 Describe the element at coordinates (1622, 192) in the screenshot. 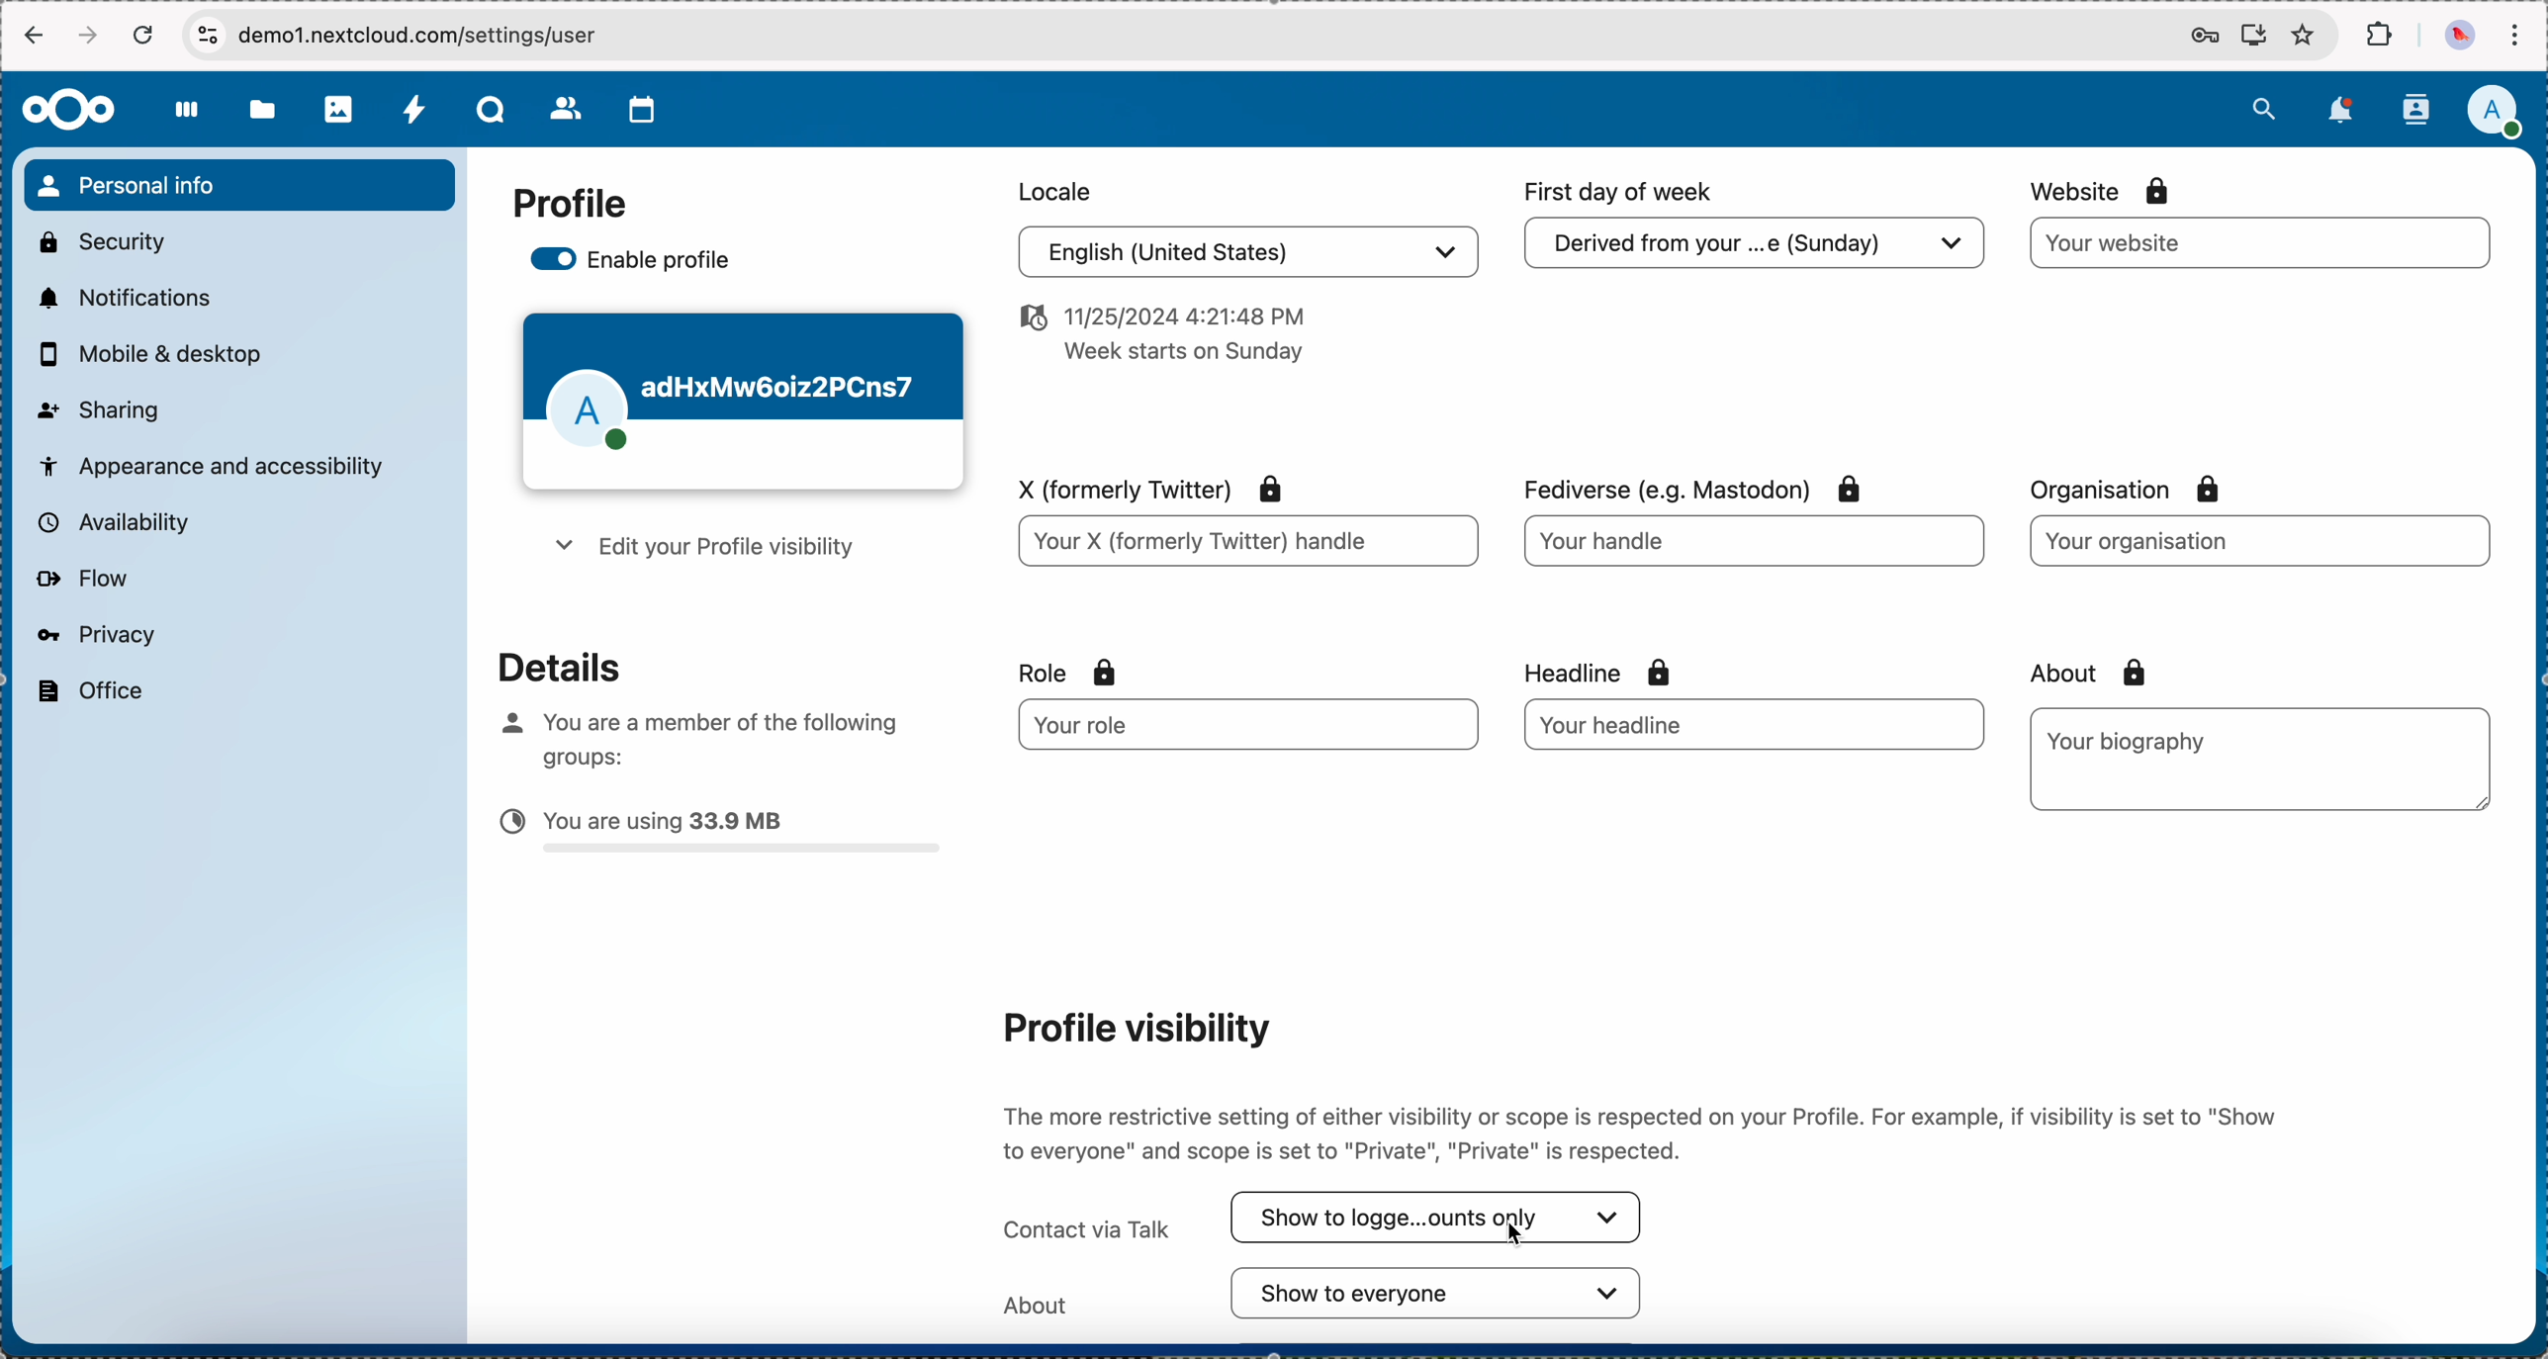

I see `first day of week` at that location.